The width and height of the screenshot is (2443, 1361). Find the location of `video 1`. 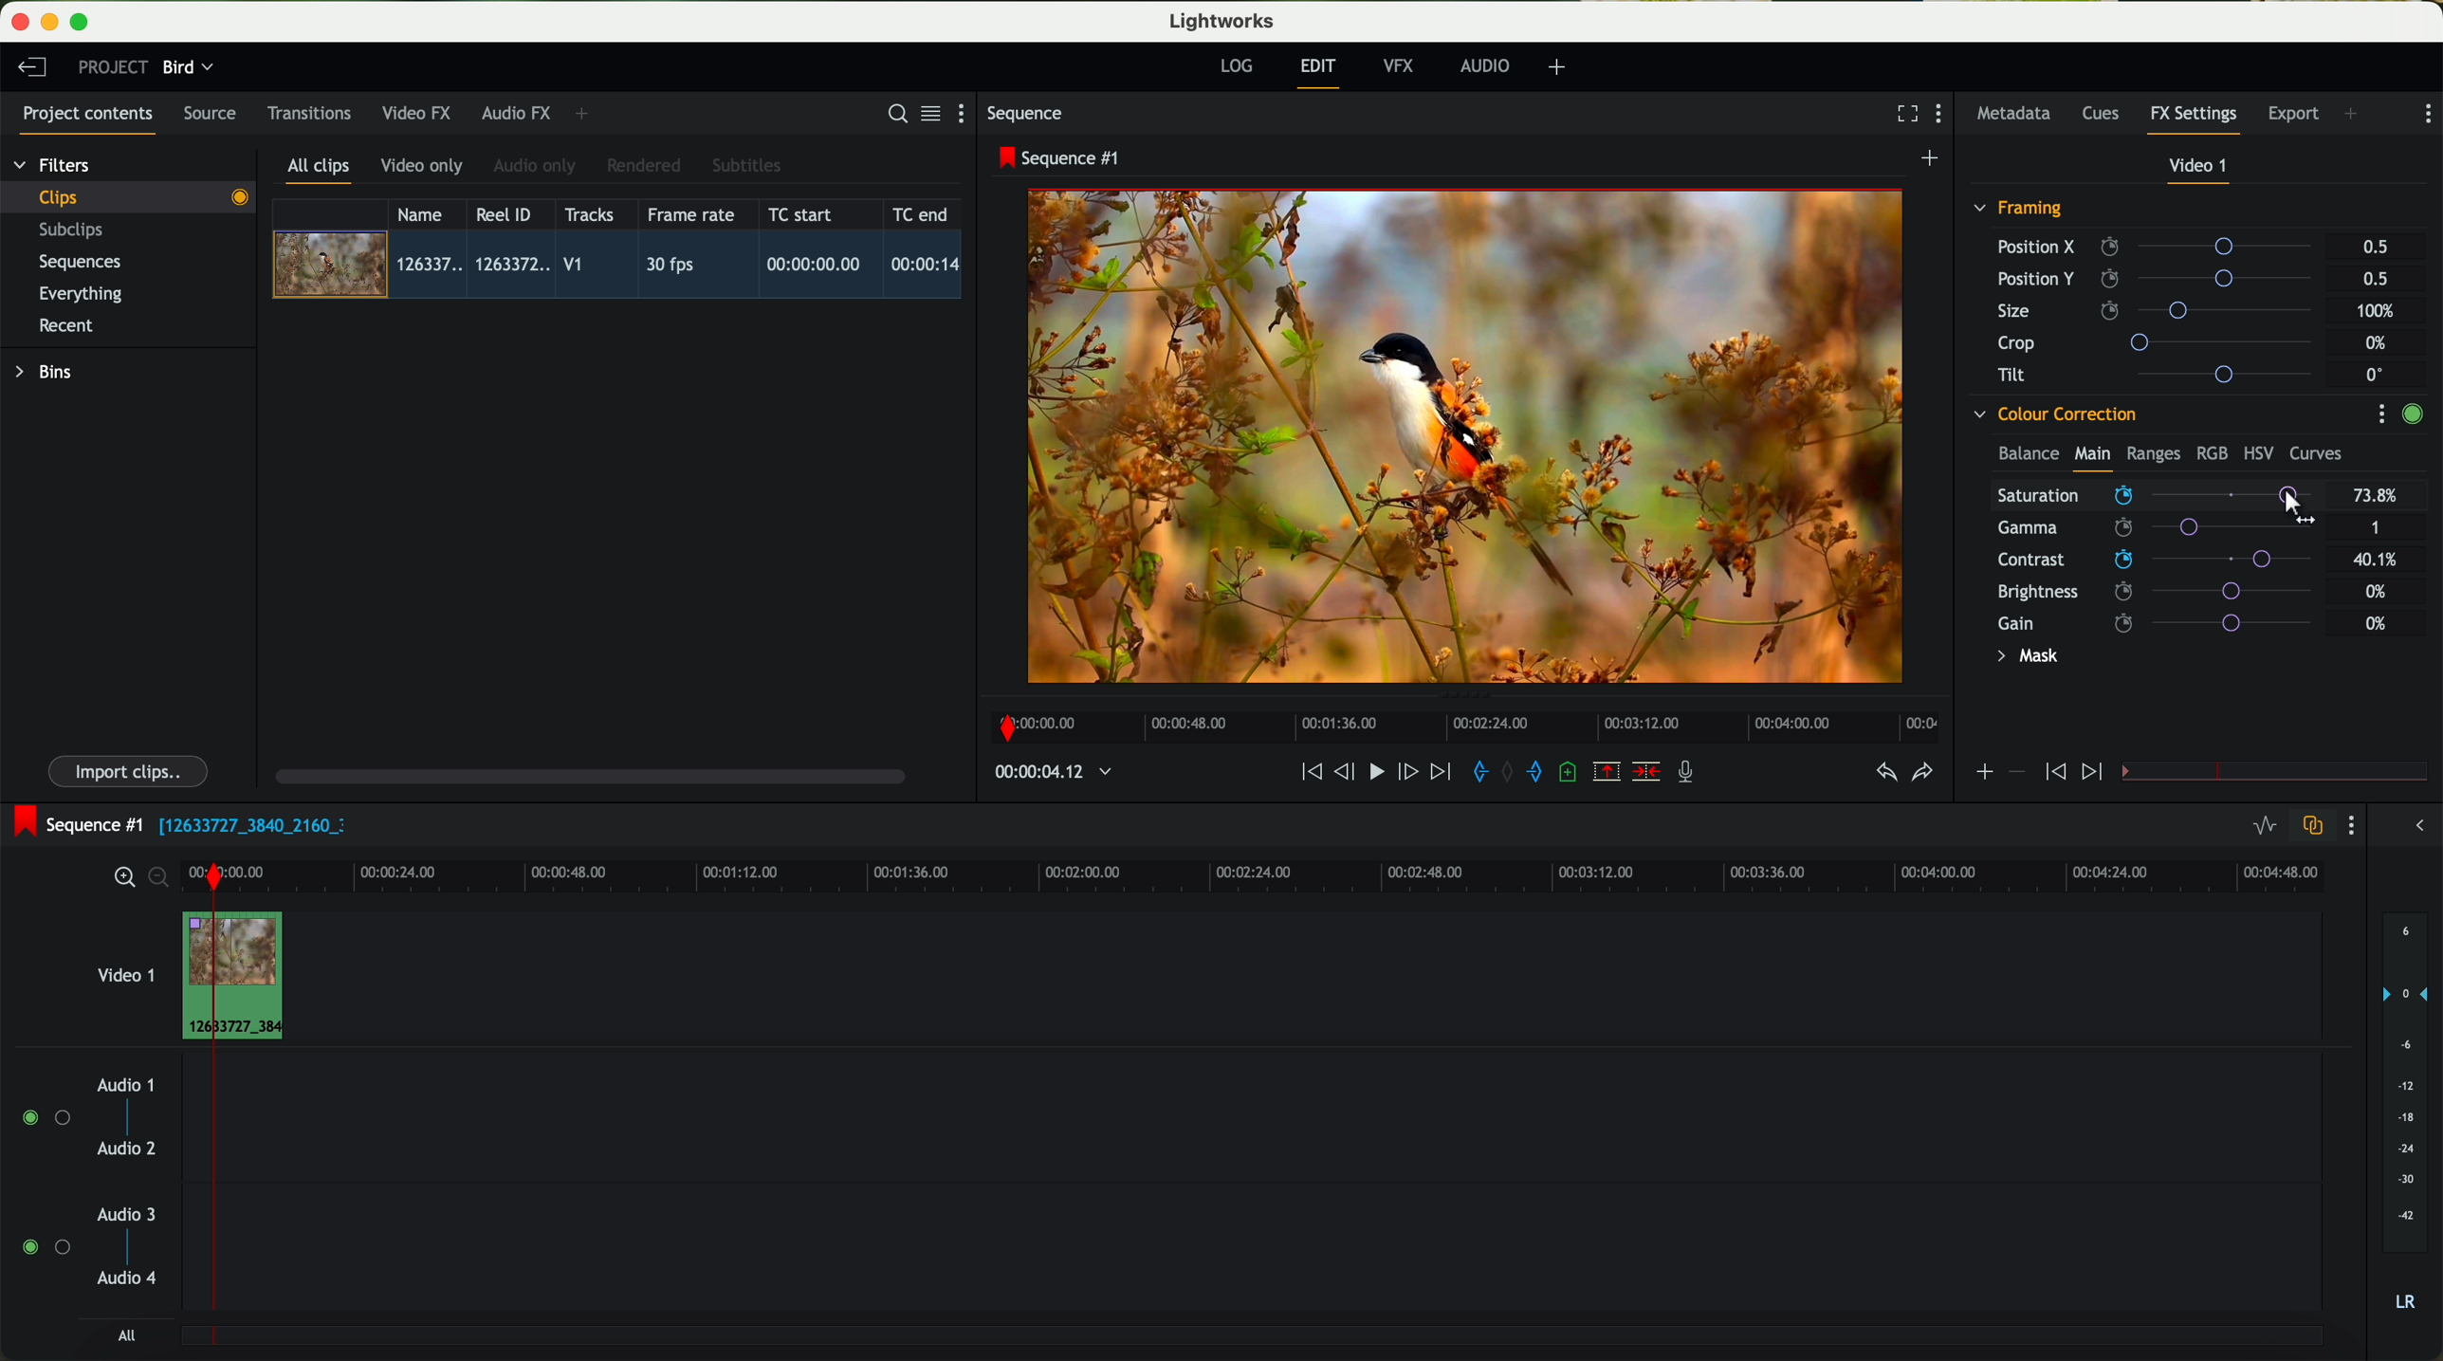

video 1 is located at coordinates (123, 971).